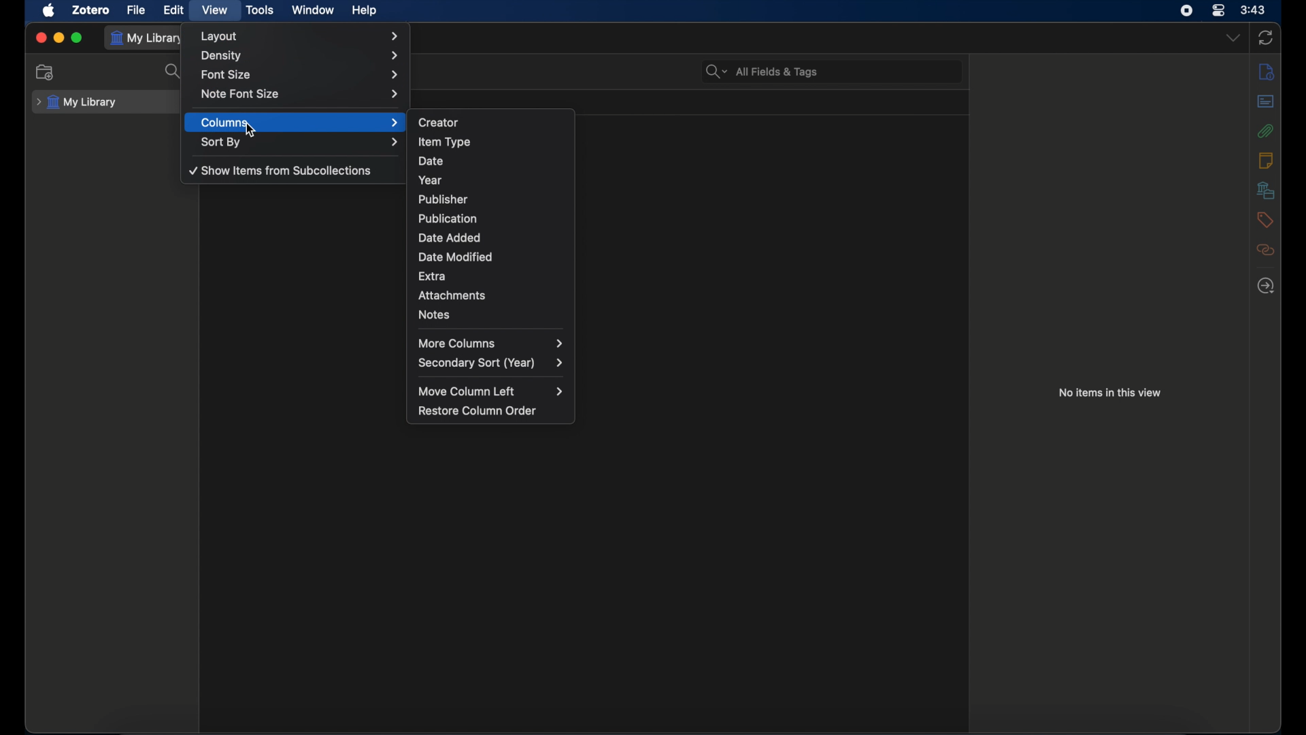 This screenshot has height=735, width=1306. What do you see at coordinates (1219, 10) in the screenshot?
I see `control center` at bounding box center [1219, 10].